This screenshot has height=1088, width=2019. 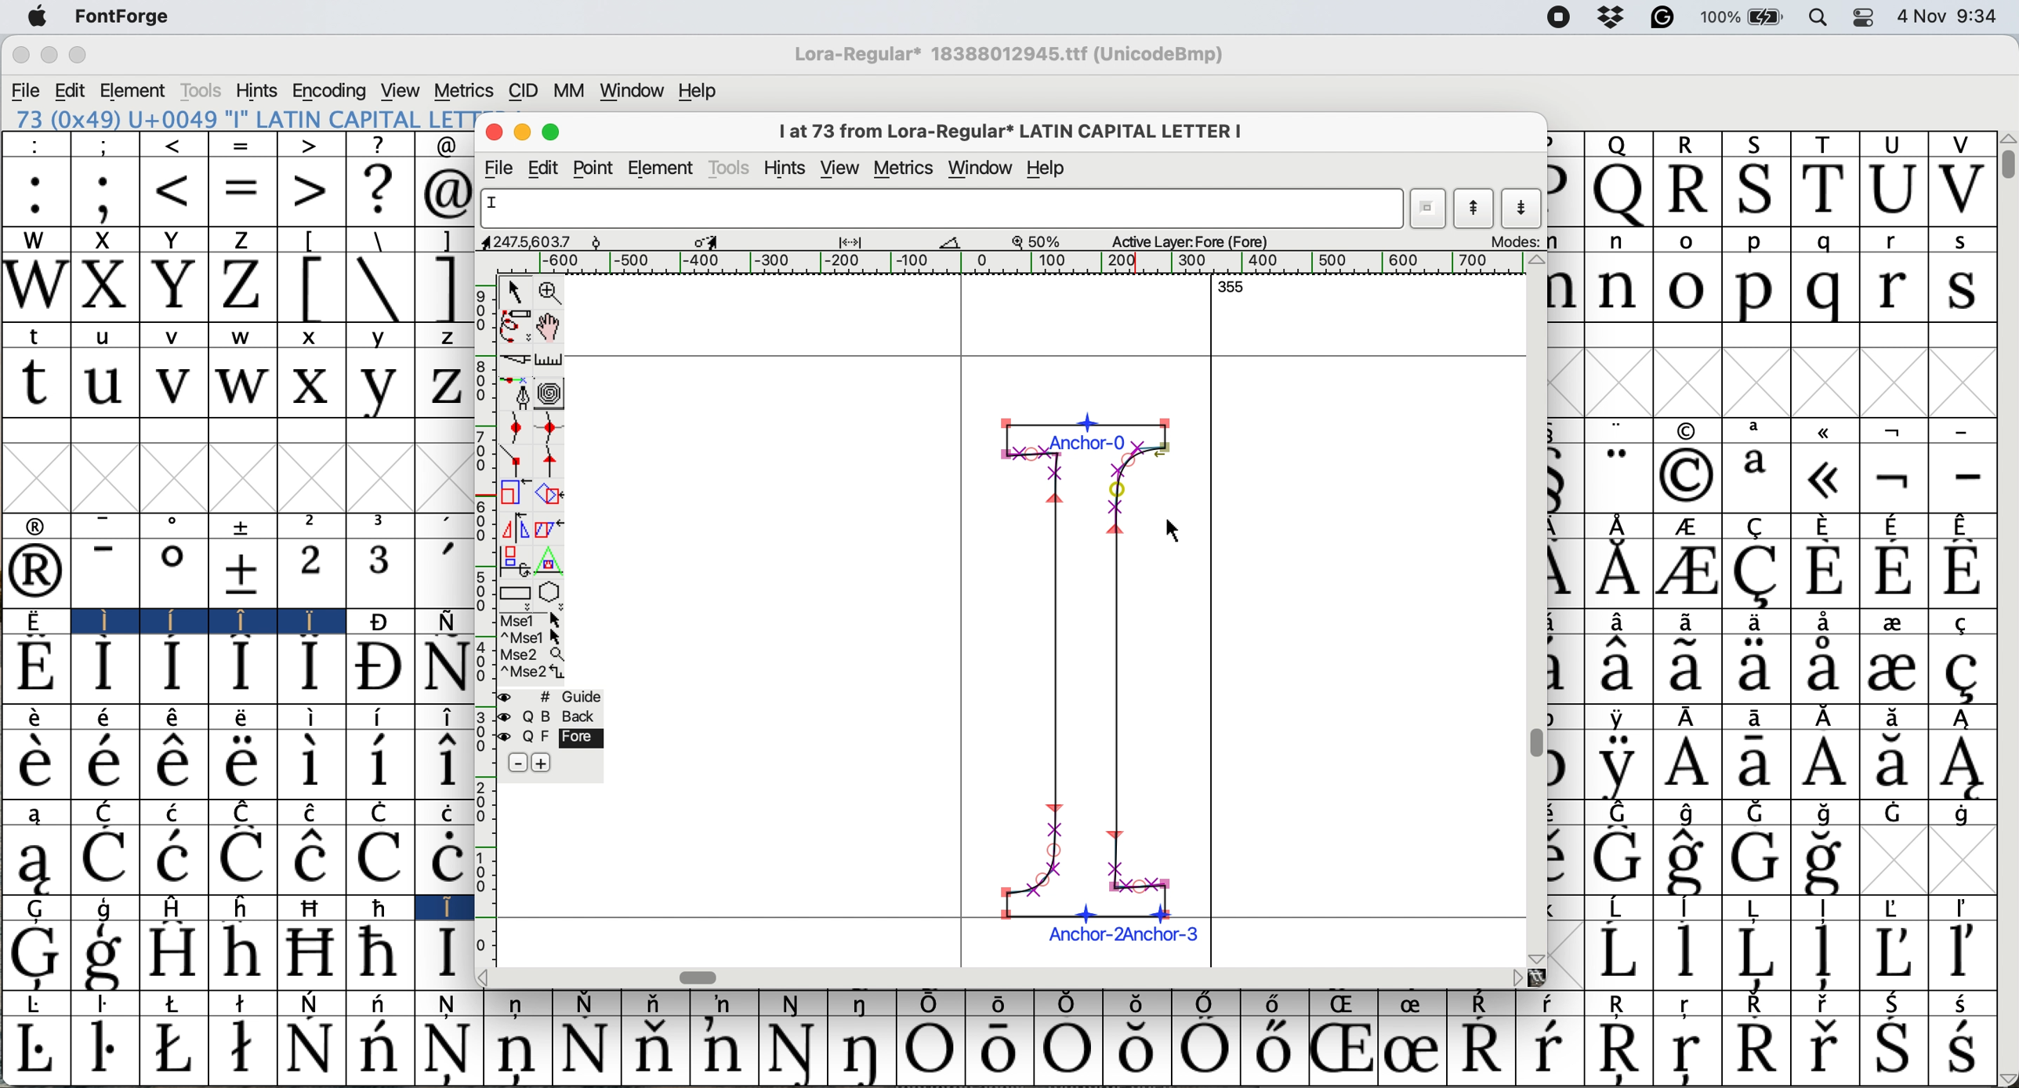 I want to click on Symbol, so click(x=1621, y=811).